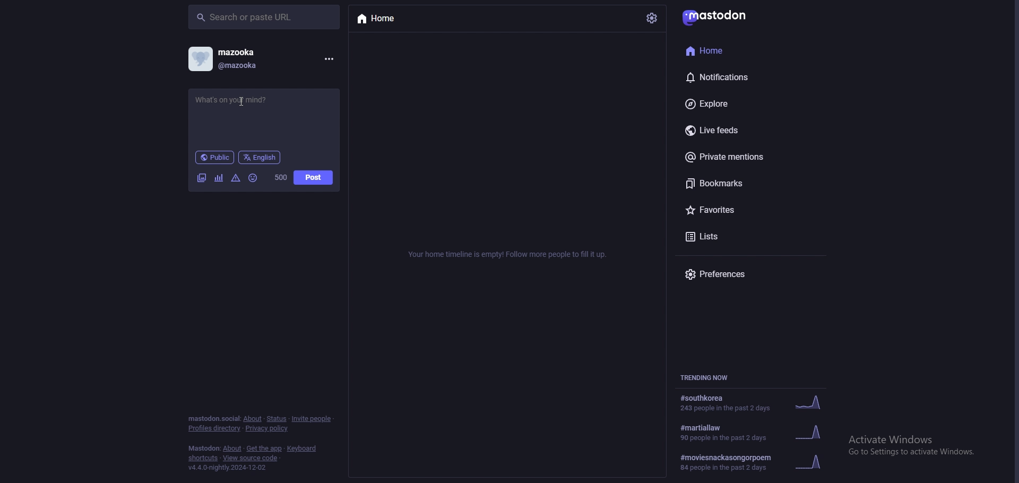 This screenshot has width=1019, height=483. Describe the element at coordinates (651, 19) in the screenshot. I see `settings` at that location.